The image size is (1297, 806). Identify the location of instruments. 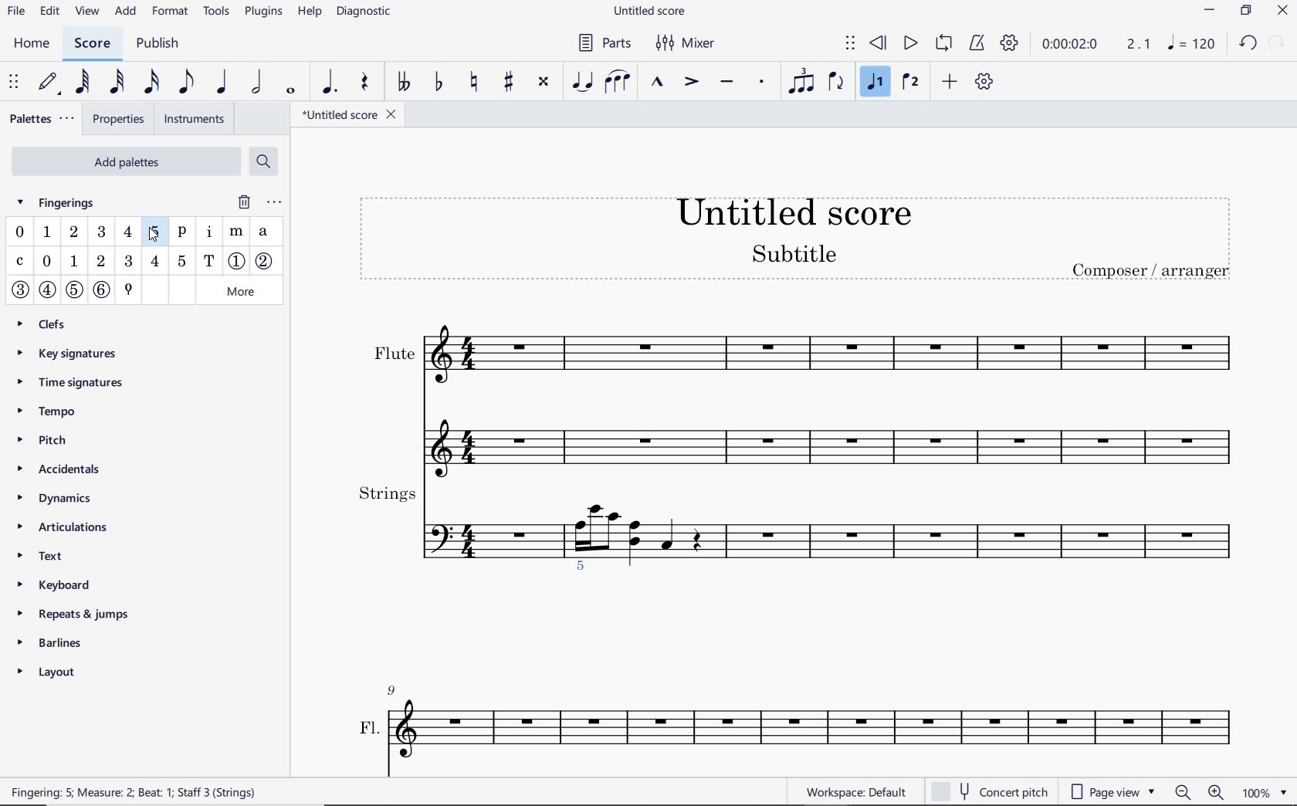
(193, 117).